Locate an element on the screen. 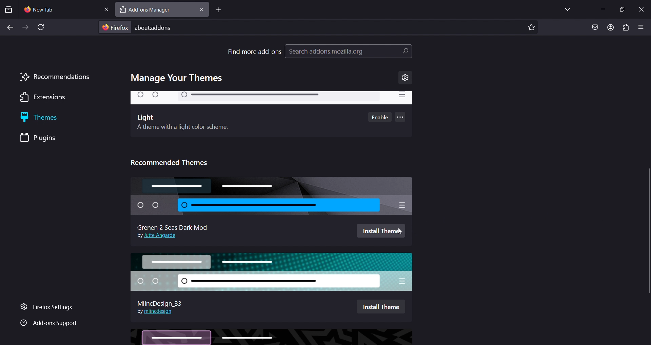 The width and height of the screenshot is (651, 345). settings is located at coordinates (406, 78).